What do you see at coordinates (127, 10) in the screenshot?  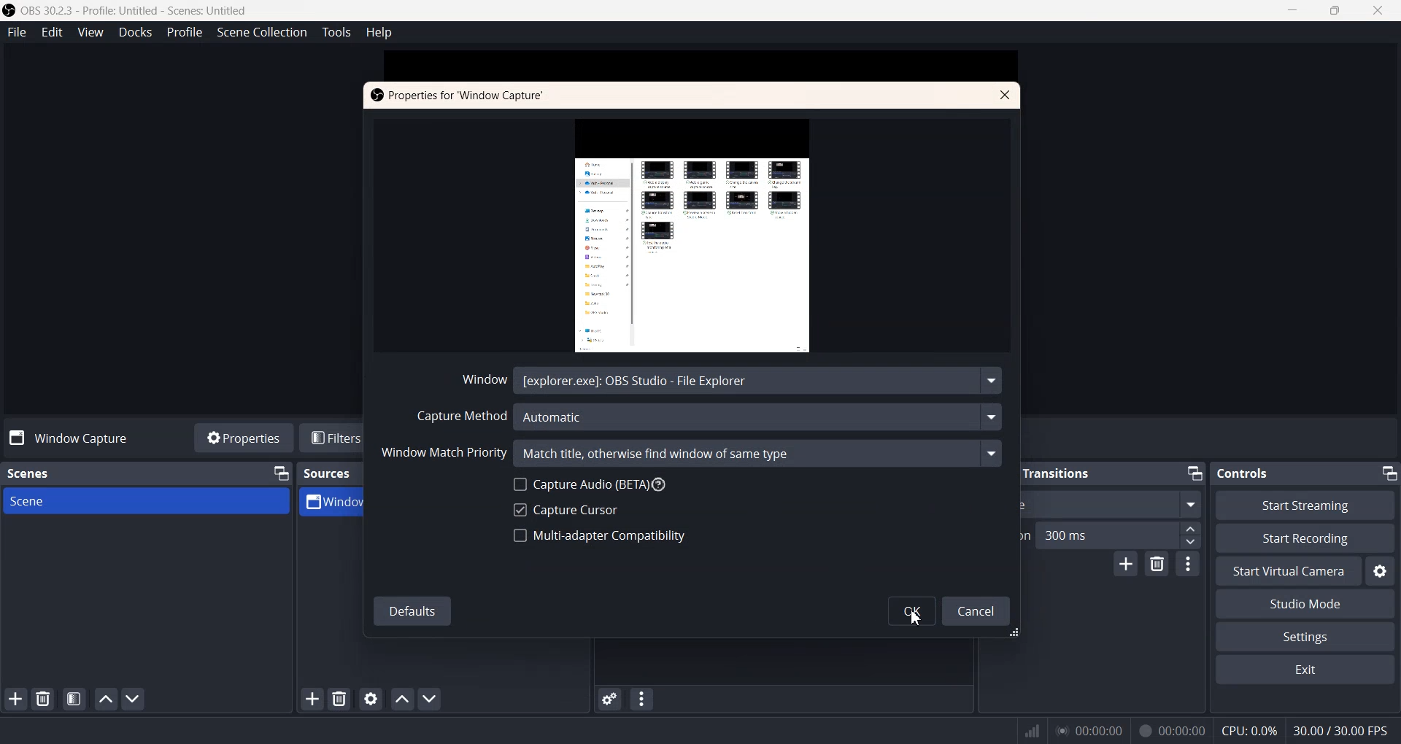 I see `‘OBS 30.2.3 - Profile: Untitled - Scenes: Untitled` at bounding box center [127, 10].